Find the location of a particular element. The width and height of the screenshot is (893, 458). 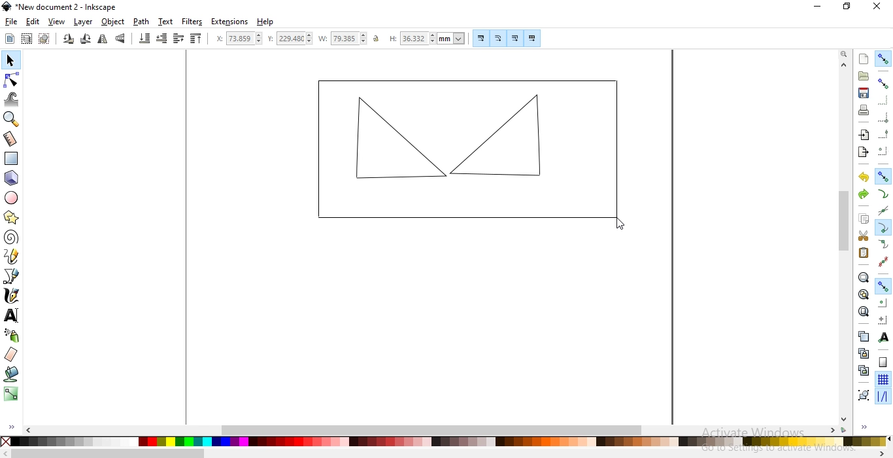

flip horizontally is located at coordinates (101, 39).